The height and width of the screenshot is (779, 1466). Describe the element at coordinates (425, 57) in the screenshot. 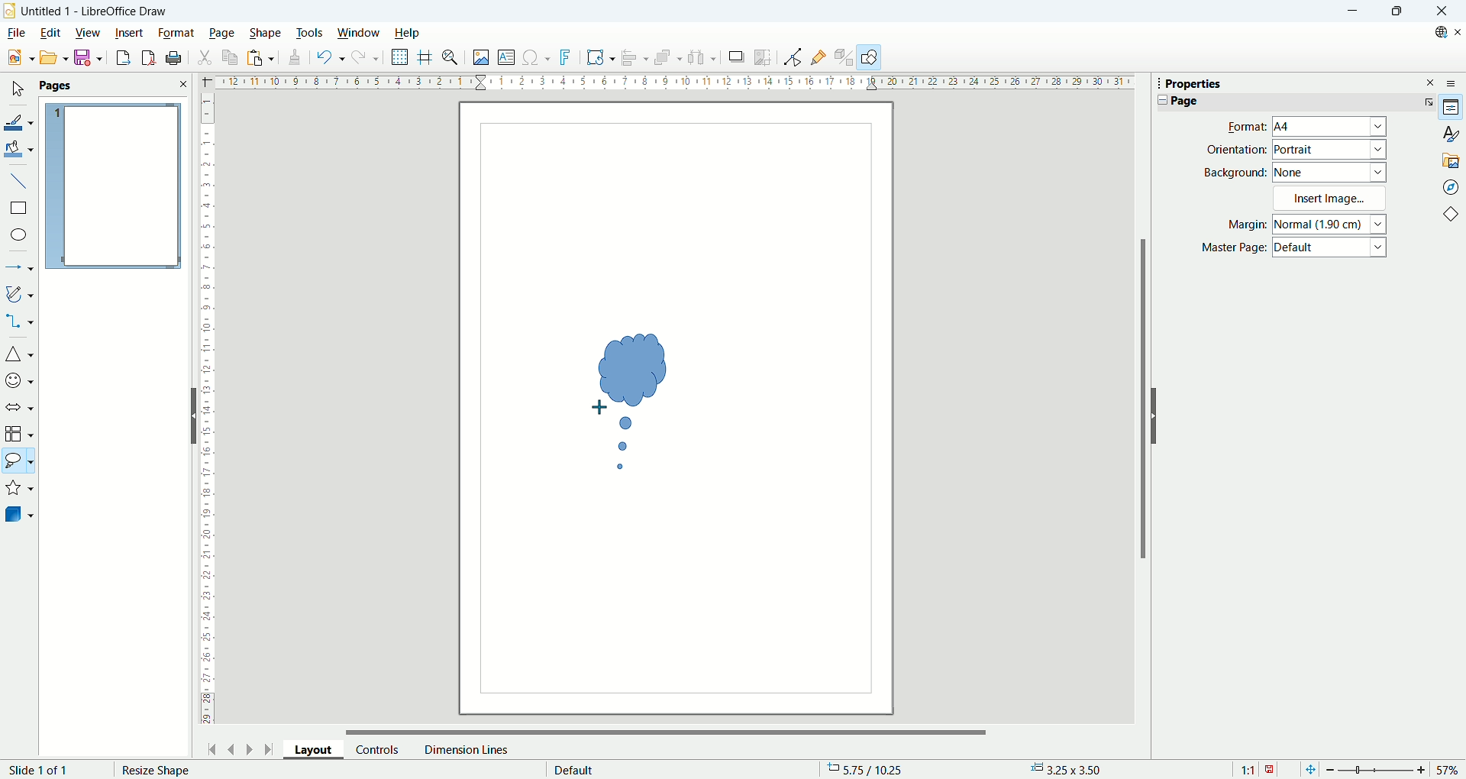

I see `helpline` at that location.